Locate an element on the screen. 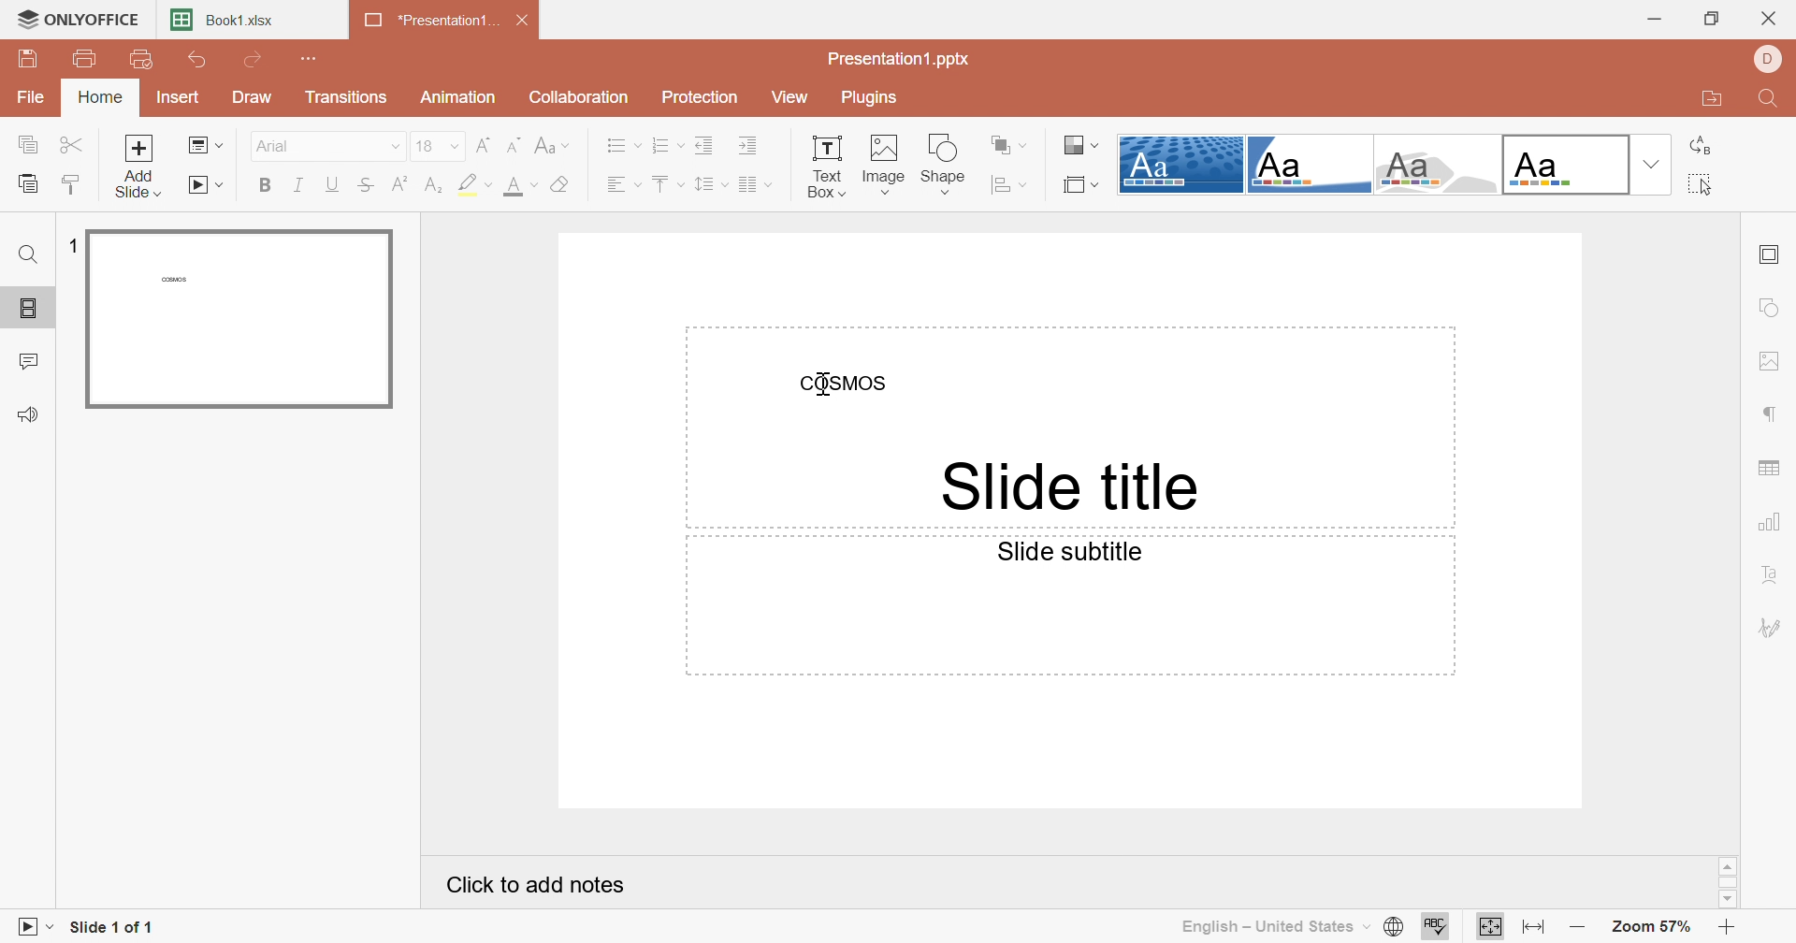 The image size is (1796, 943). Select slide size is located at coordinates (1081, 185).